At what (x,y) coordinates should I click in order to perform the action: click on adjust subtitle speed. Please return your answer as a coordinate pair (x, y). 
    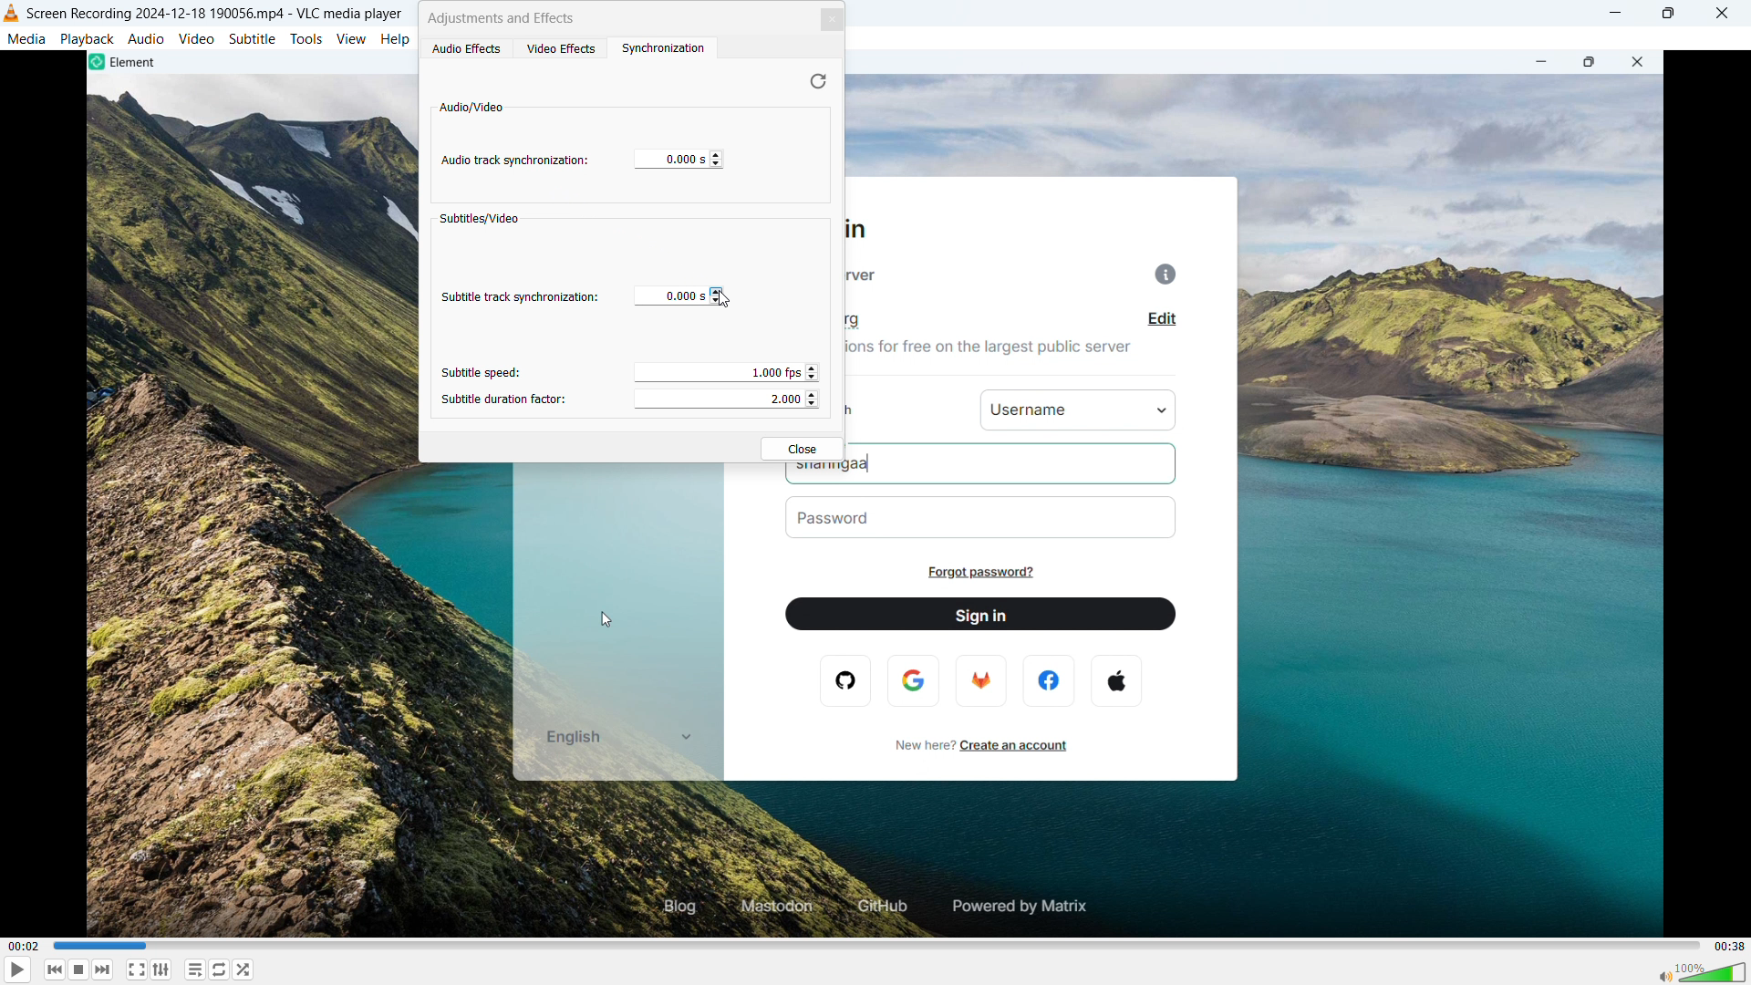
    Looking at the image, I should click on (725, 373).